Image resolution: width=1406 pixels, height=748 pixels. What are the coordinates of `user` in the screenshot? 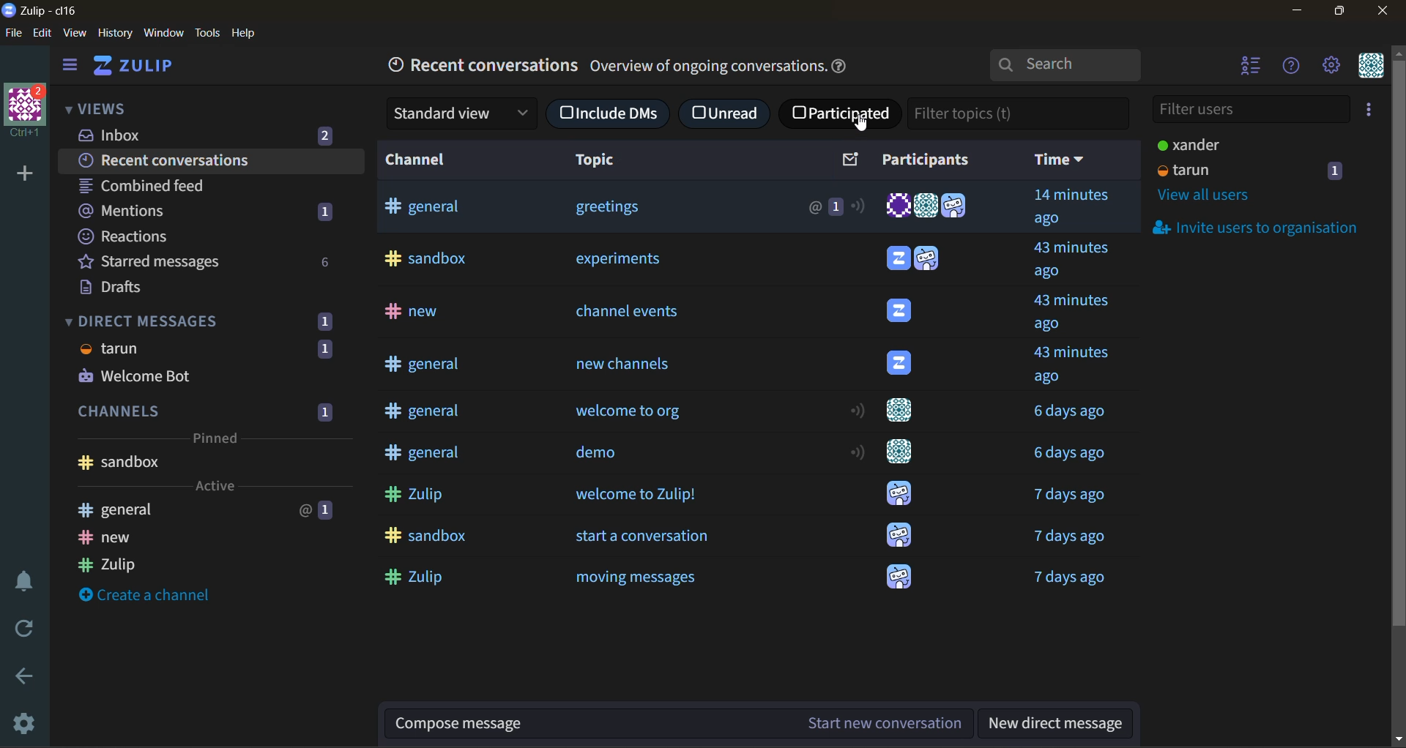 It's located at (900, 411).